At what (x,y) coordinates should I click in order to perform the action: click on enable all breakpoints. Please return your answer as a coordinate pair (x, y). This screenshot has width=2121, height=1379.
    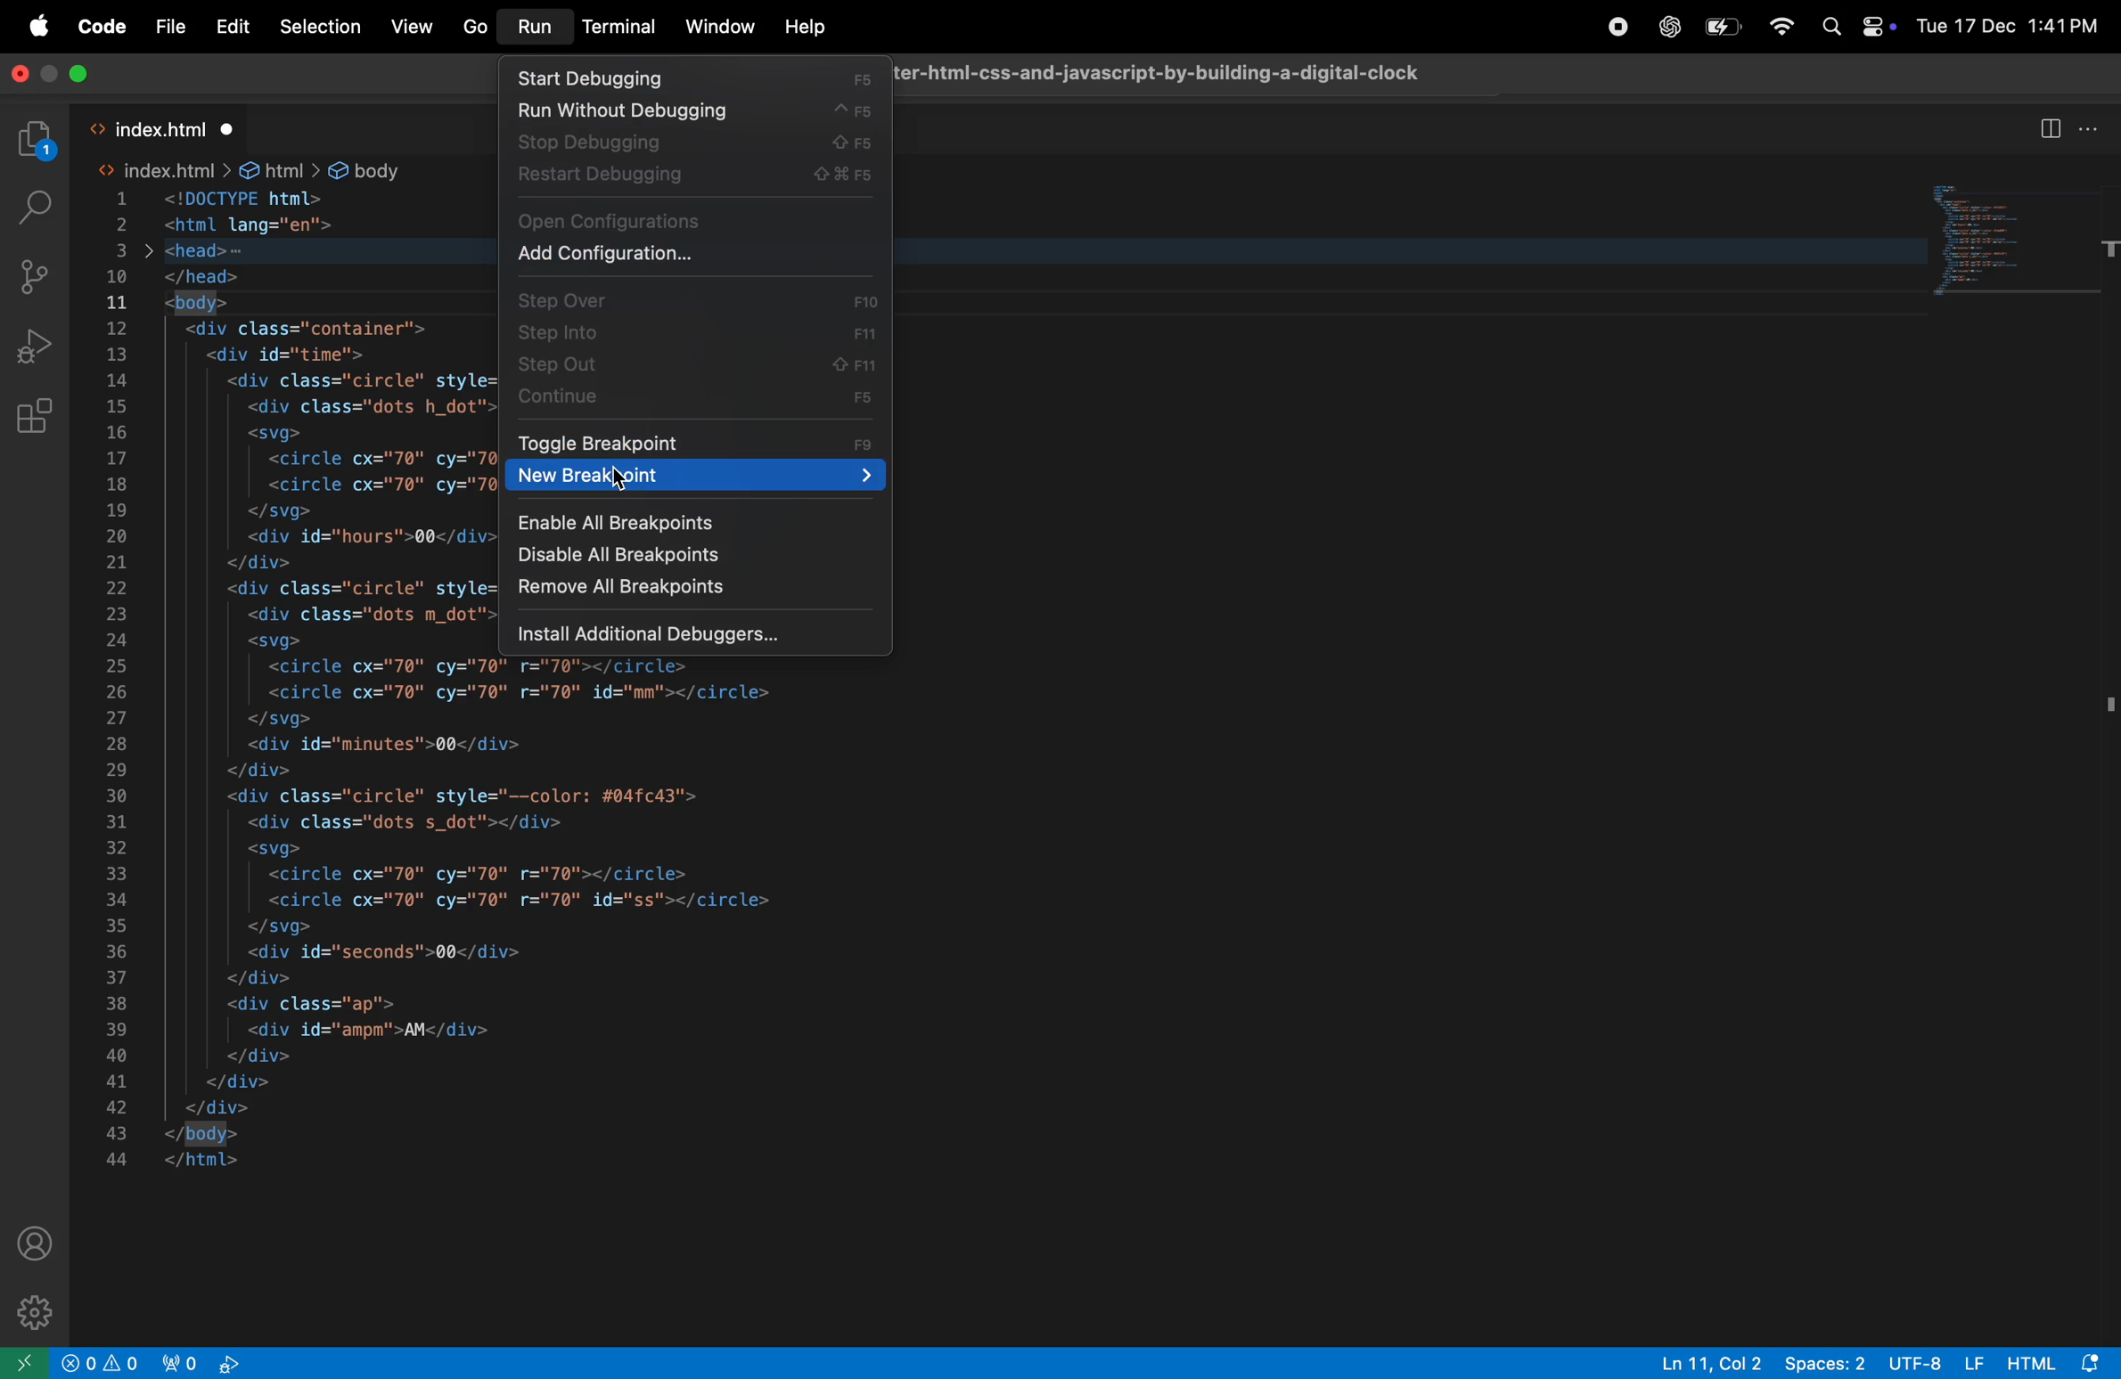
    Looking at the image, I should click on (692, 518).